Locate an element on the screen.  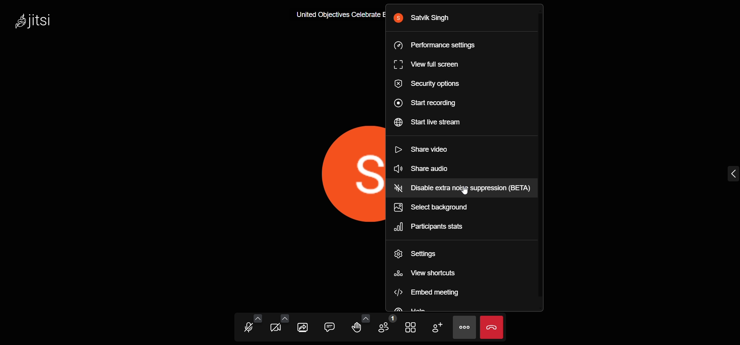
United Objectives Celebrate is located at coordinates (336, 15).